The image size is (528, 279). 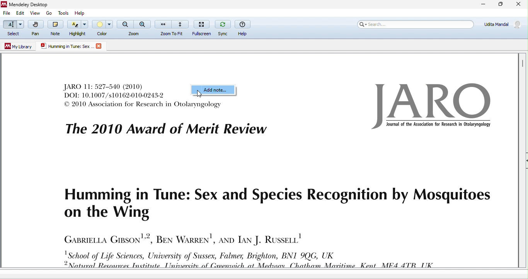 I want to click on close, so click(x=99, y=46).